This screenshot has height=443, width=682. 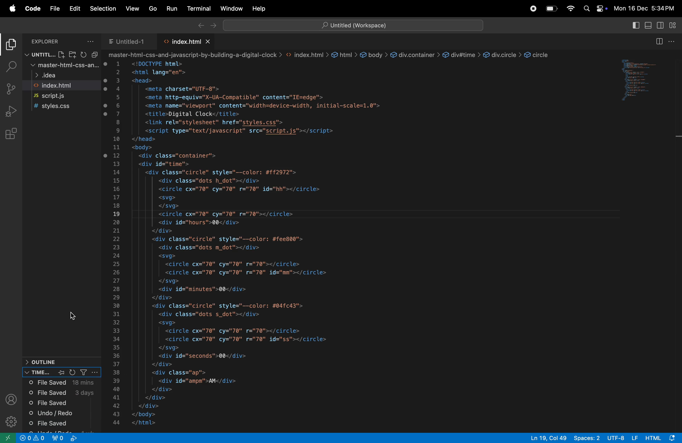 I want to click on eT ee e———————
<script type="text/javascript" src="script.js"></script>, so click(x=244, y=131).